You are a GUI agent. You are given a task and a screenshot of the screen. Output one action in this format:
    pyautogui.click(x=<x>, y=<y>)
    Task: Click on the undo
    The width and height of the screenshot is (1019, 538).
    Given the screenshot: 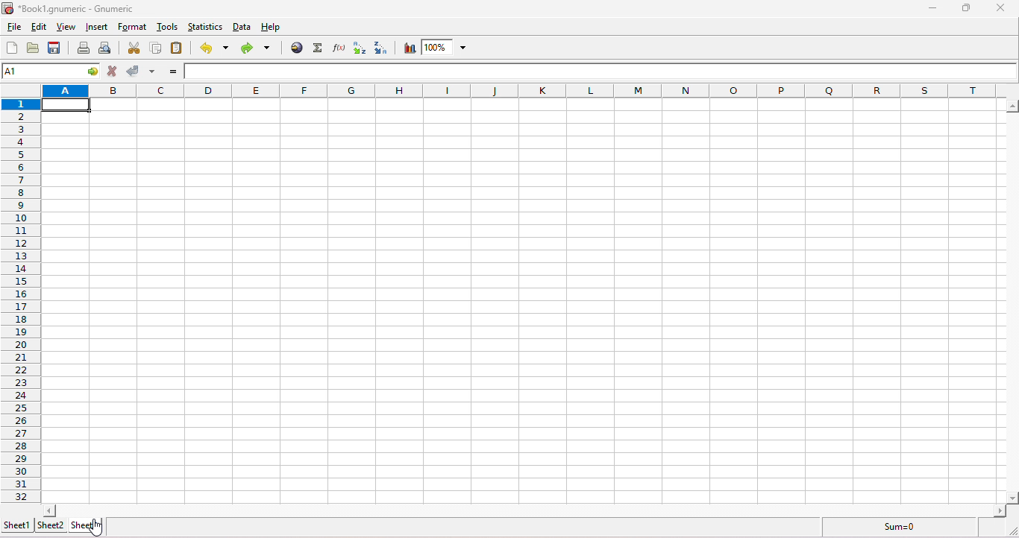 What is the action you would take?
    pyautogui.click(x=213, y=48)
    